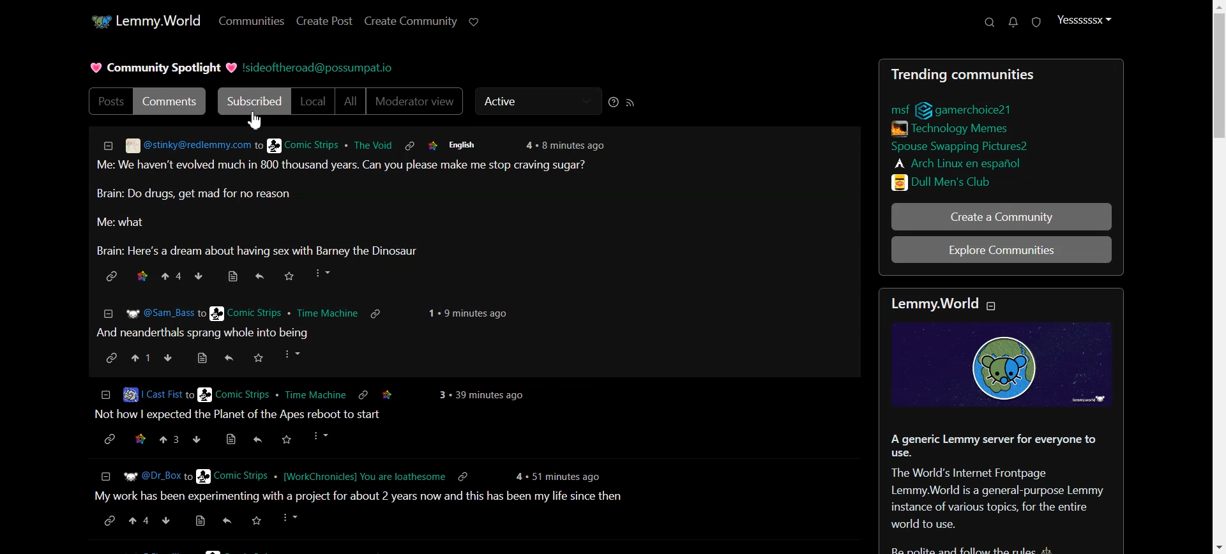 The image size is (1226, 554). I want to click on Subscribed selected, so click(252, 101).